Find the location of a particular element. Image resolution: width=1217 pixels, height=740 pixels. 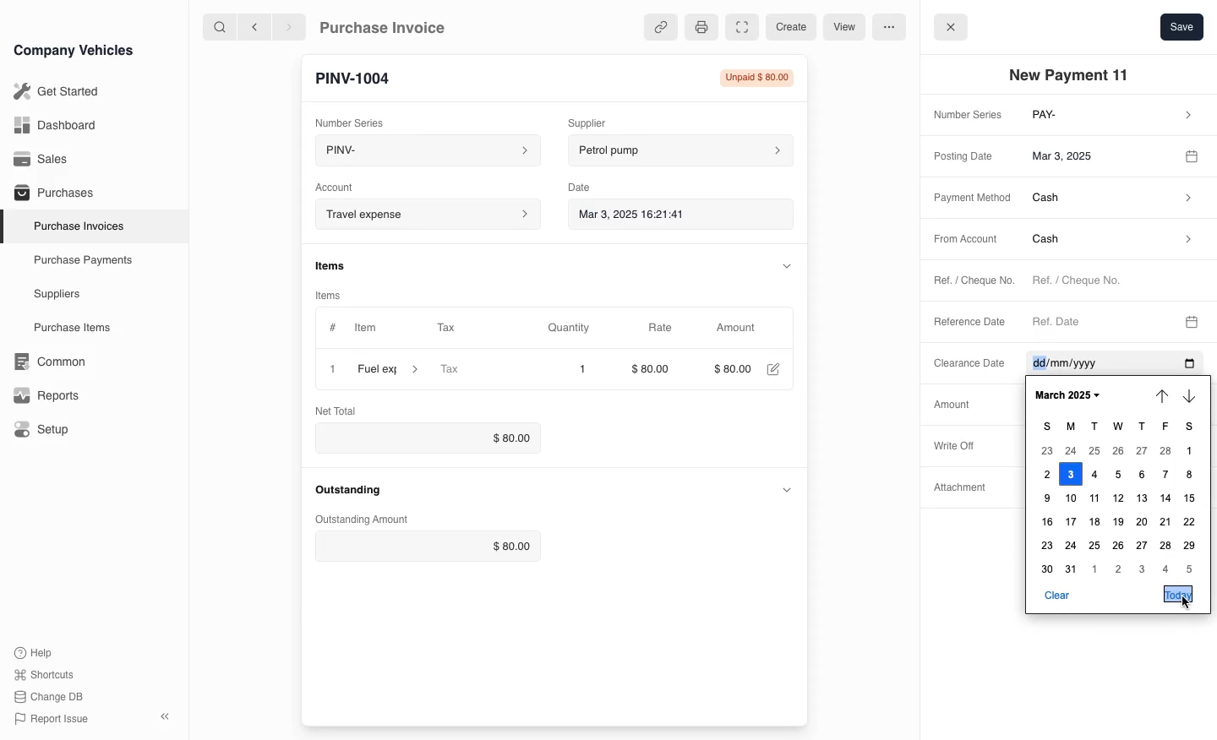

$000 is located at coordinates (732, 369).